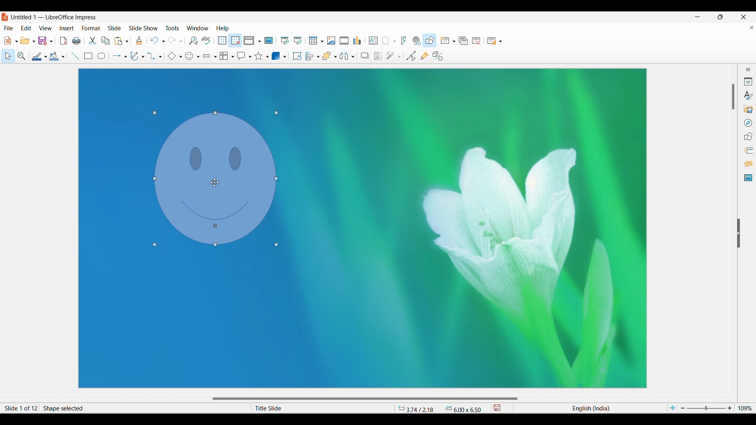 The height and width of the screenshot is (425, 756). I want to click on Selected 3D object, so click(276, 55).